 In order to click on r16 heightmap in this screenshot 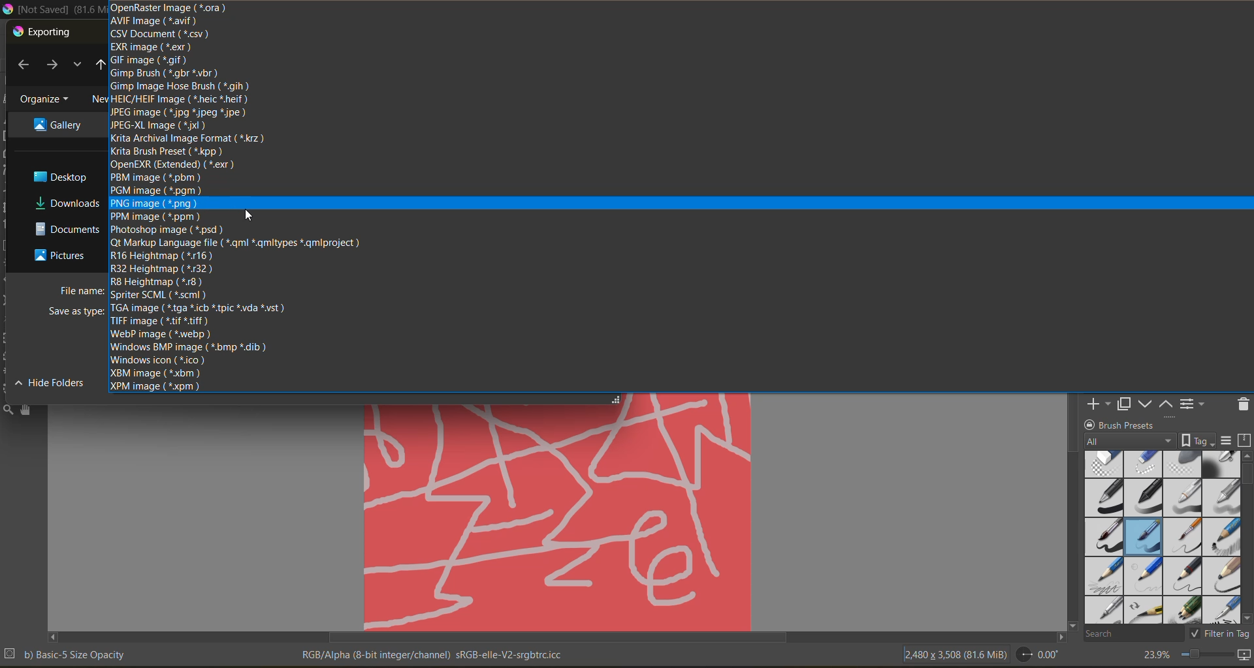, I will do `click(161, 255)`.